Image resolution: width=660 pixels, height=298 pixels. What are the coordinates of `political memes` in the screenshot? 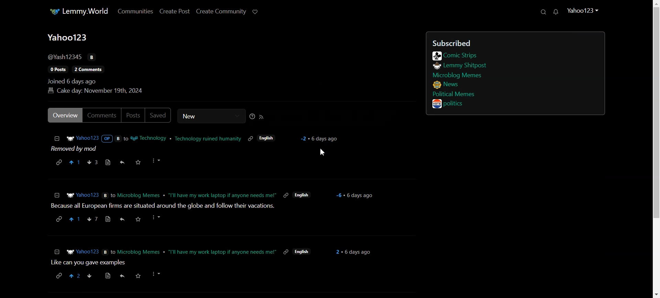 It's located at (453, 94).